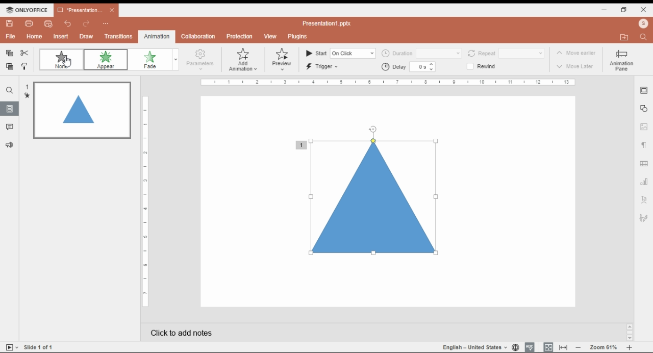 The height and width of the screenshot is (353, 653). I want to click on preview, so click(283, 59).